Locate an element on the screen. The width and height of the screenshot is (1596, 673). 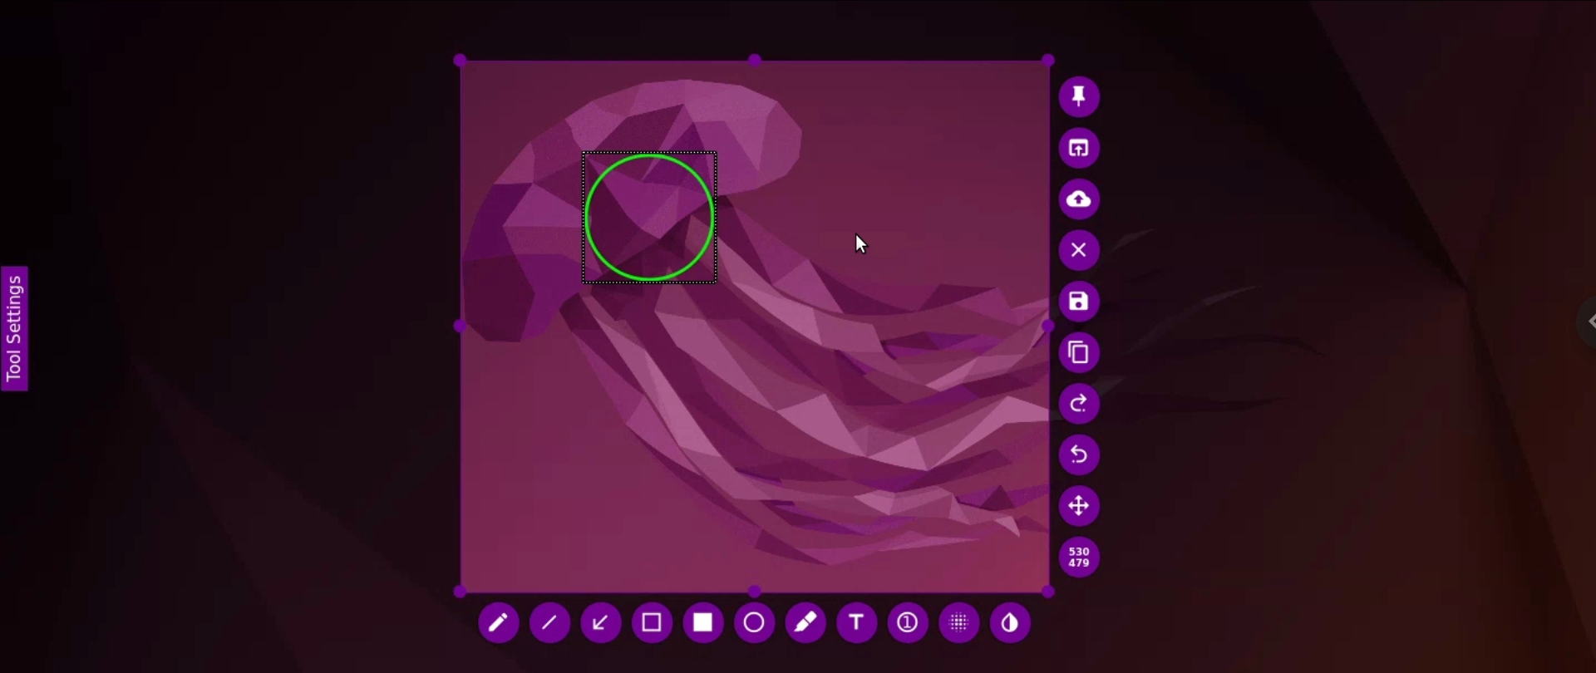
add text is located at coordinates (858, 623).